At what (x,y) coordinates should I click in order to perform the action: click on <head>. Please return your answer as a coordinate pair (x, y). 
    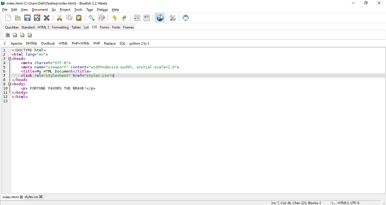
    Looking at the image, I should click on (19, 58).